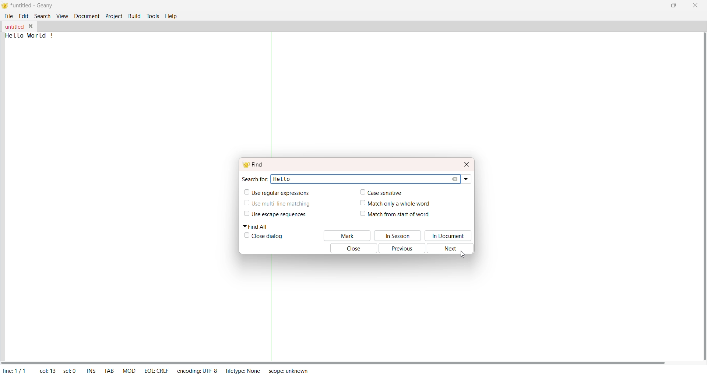 This screenshot has height=375, width=707. What do you see at coordinates (69, 370) in the screenshot?
I see `Sel: 5` at bounding box center [69, 370].